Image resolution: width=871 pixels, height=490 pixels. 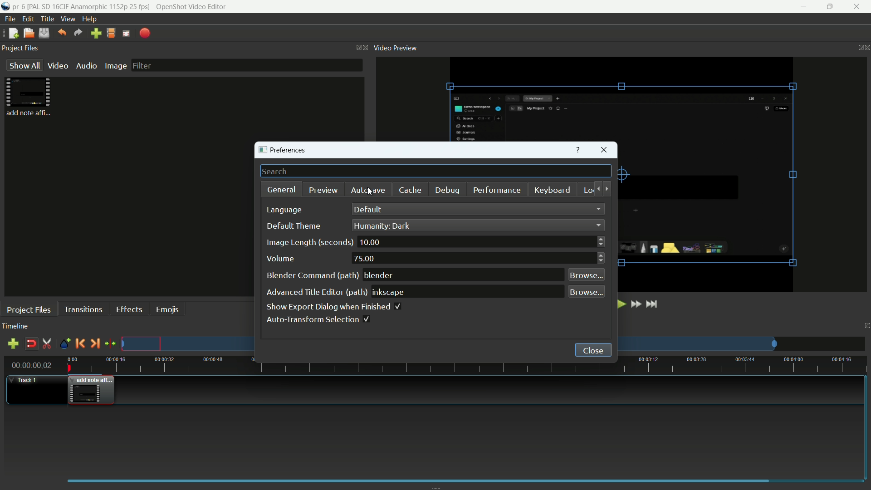 What do you see at coordinates (383, 225) in the screenshot?
I see `humanity dark` at bounding box center [383, 225].